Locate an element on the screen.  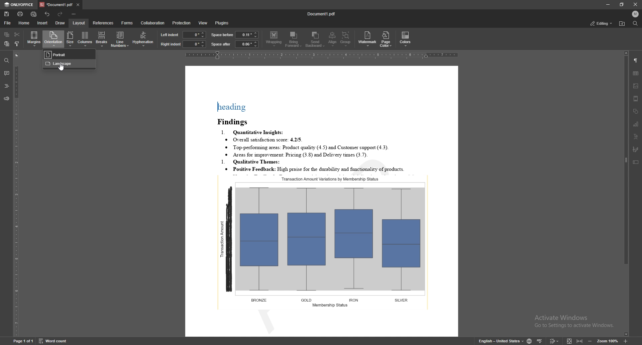
horizontal scale is located at coordinates (321, 55).